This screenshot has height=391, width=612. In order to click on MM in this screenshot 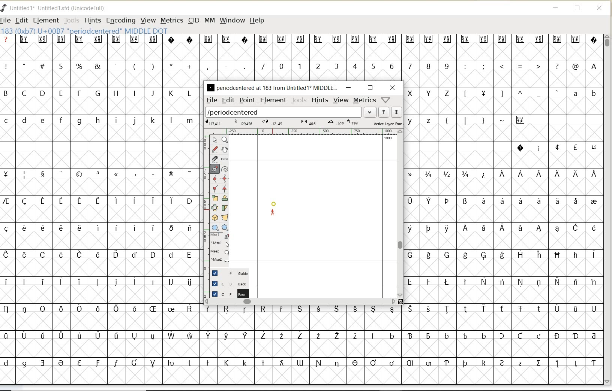, I will do `click(210, 21)`.